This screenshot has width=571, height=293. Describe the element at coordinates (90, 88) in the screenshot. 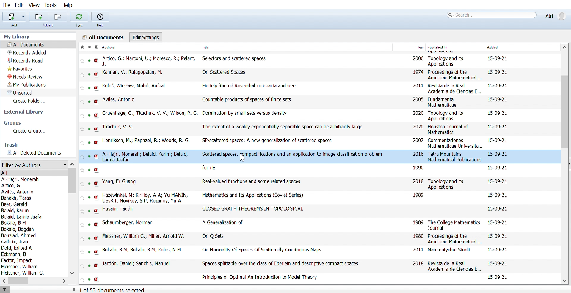

I see `Status` at that location.